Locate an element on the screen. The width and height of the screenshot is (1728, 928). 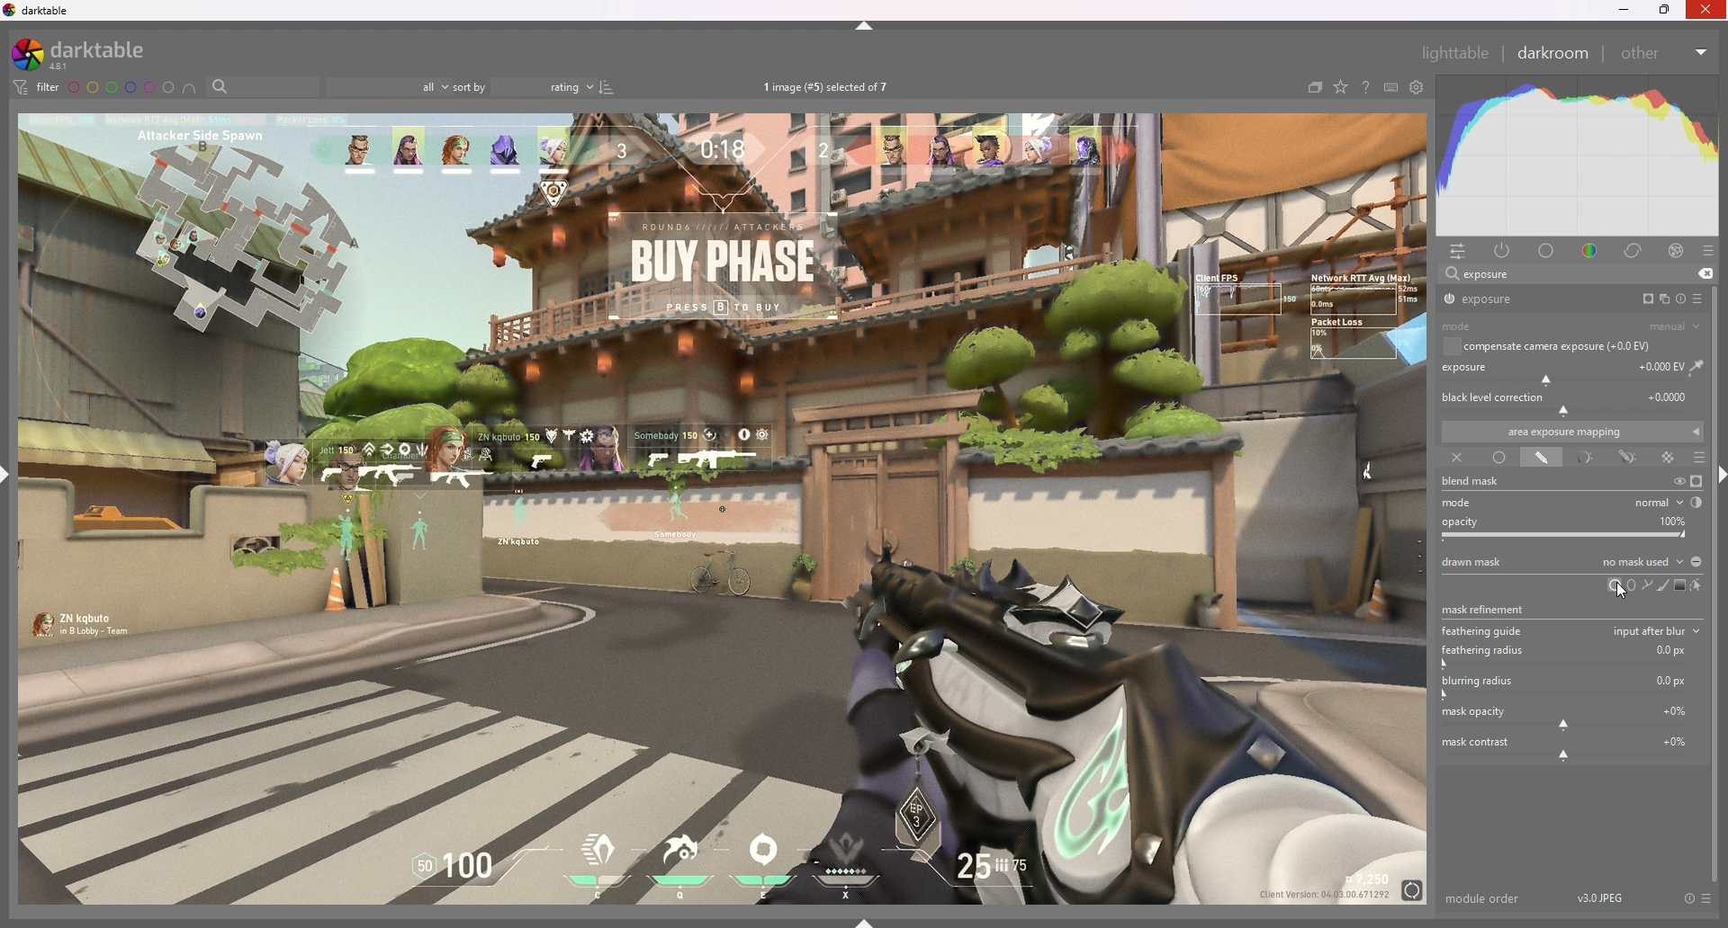
color is located at coordinates (1589, 251).